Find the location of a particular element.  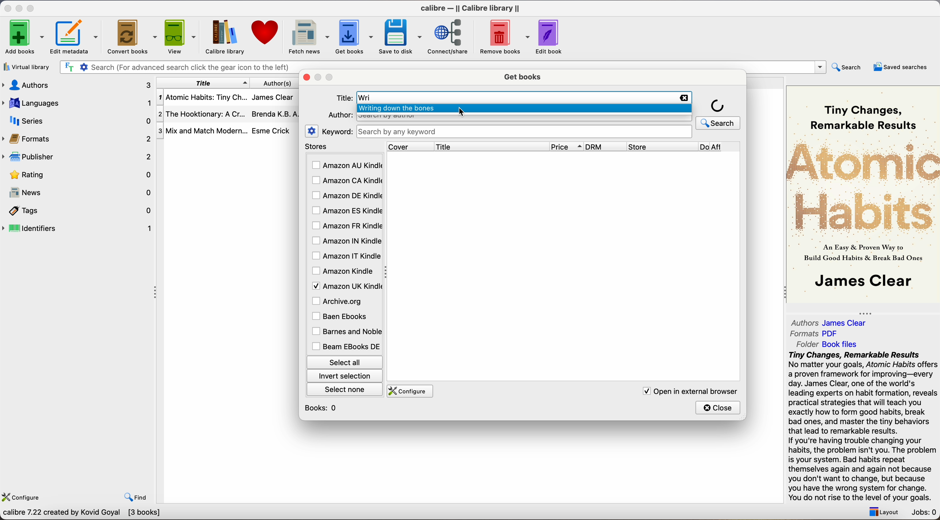

title is located at coordinates (203, 83).